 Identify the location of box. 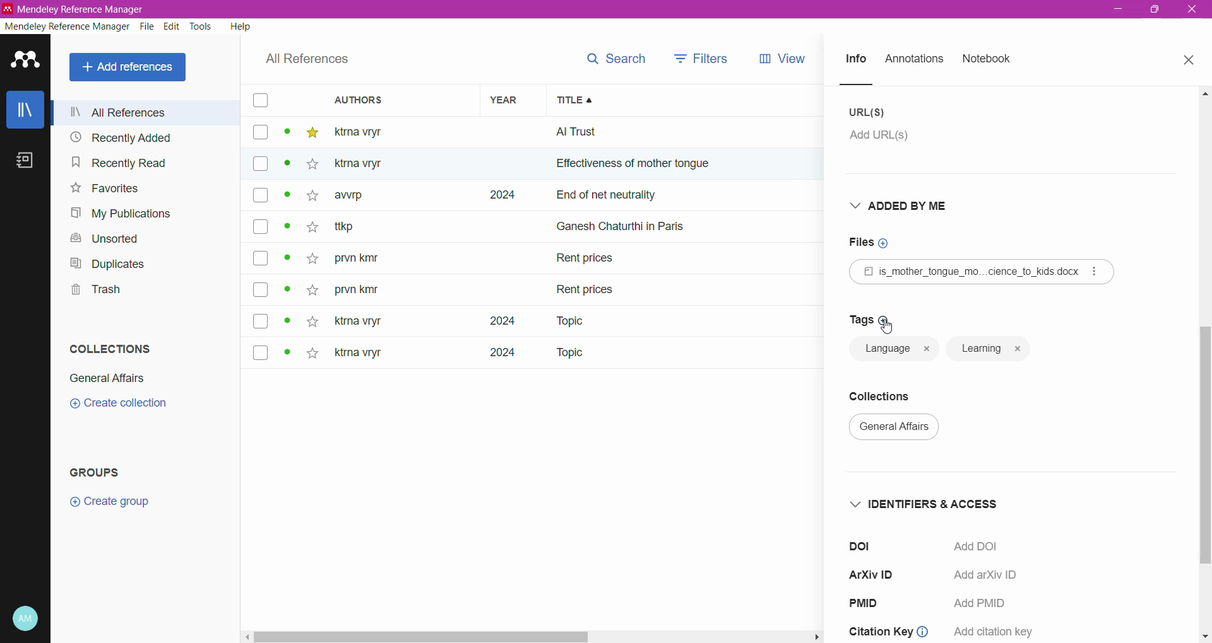
(261, 291).